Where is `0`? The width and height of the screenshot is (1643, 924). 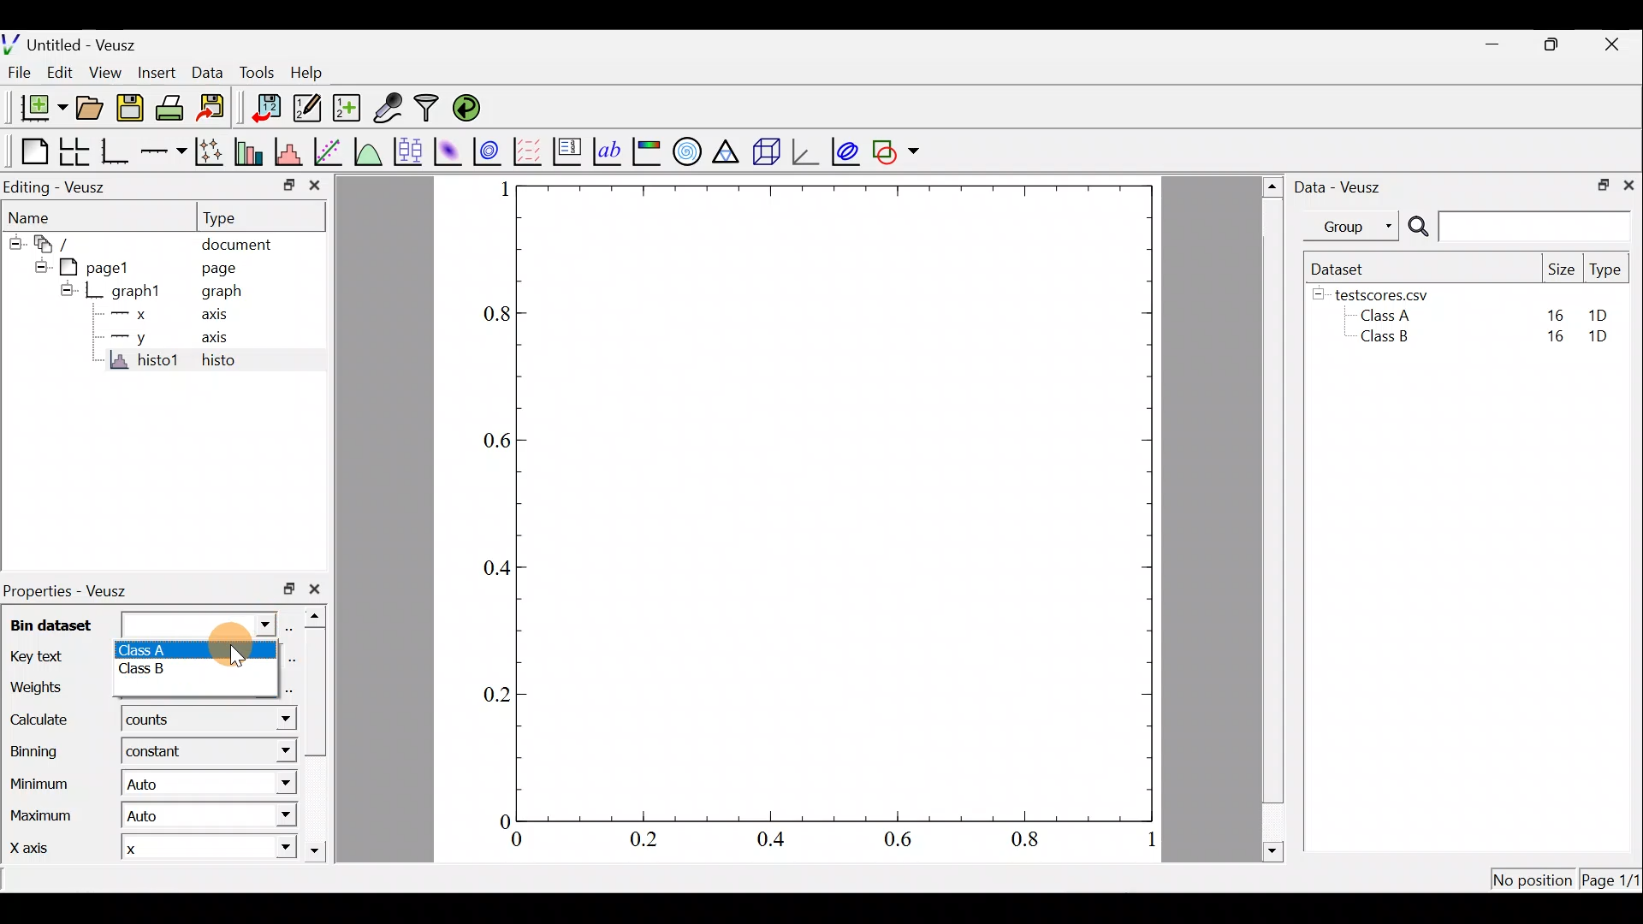 0 is located at coordinates (498, 818).